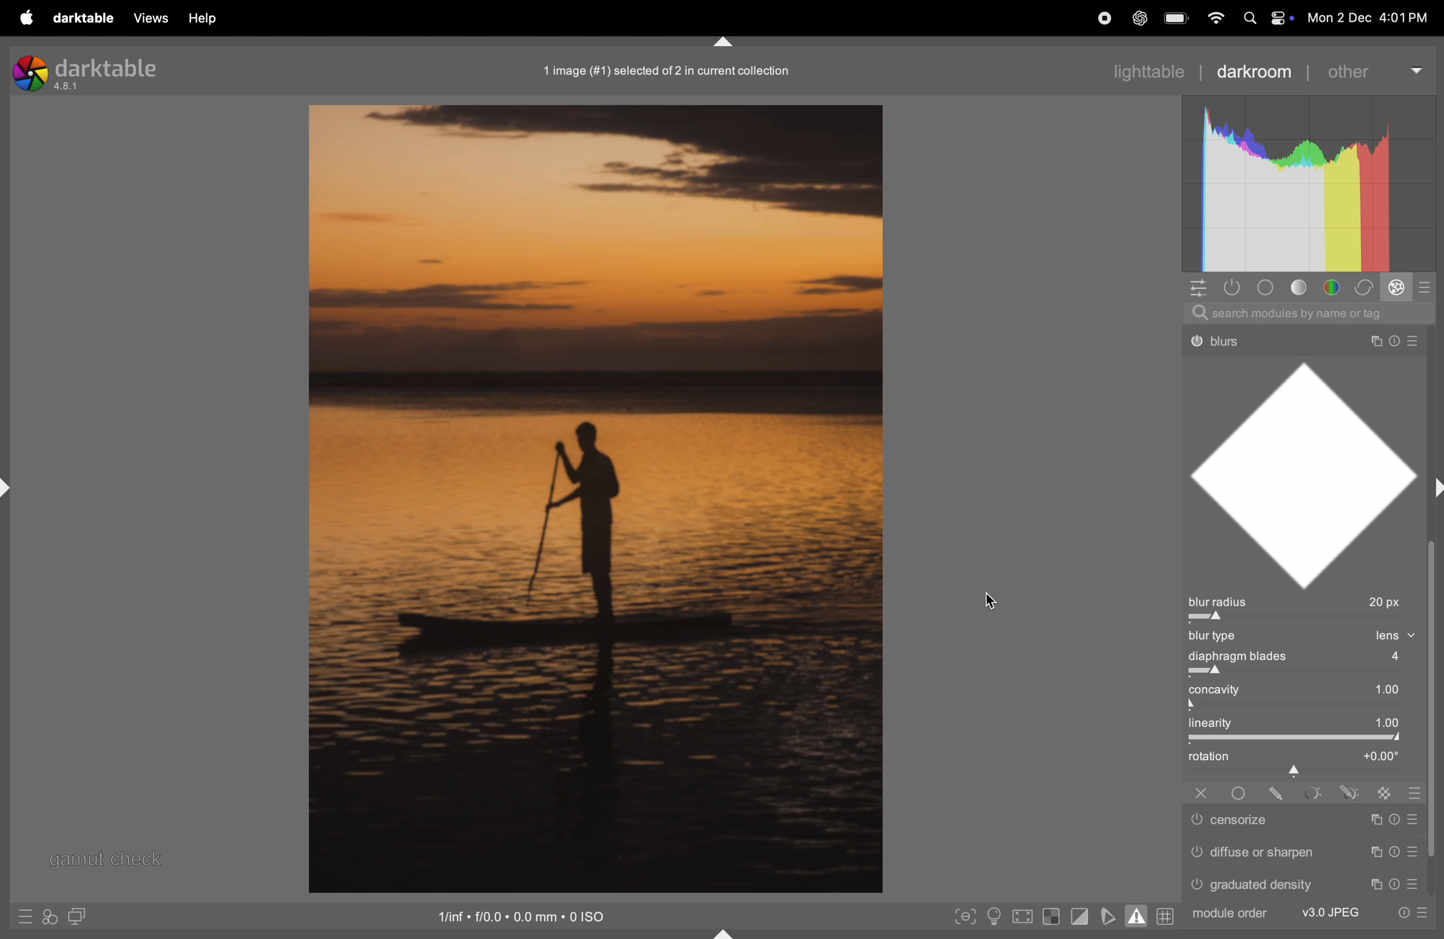 The image size is (1444, 939). What do you see at coordinates (84, 72) in the screenshot?
I see `darktable version` at bounding box center [84, 72].